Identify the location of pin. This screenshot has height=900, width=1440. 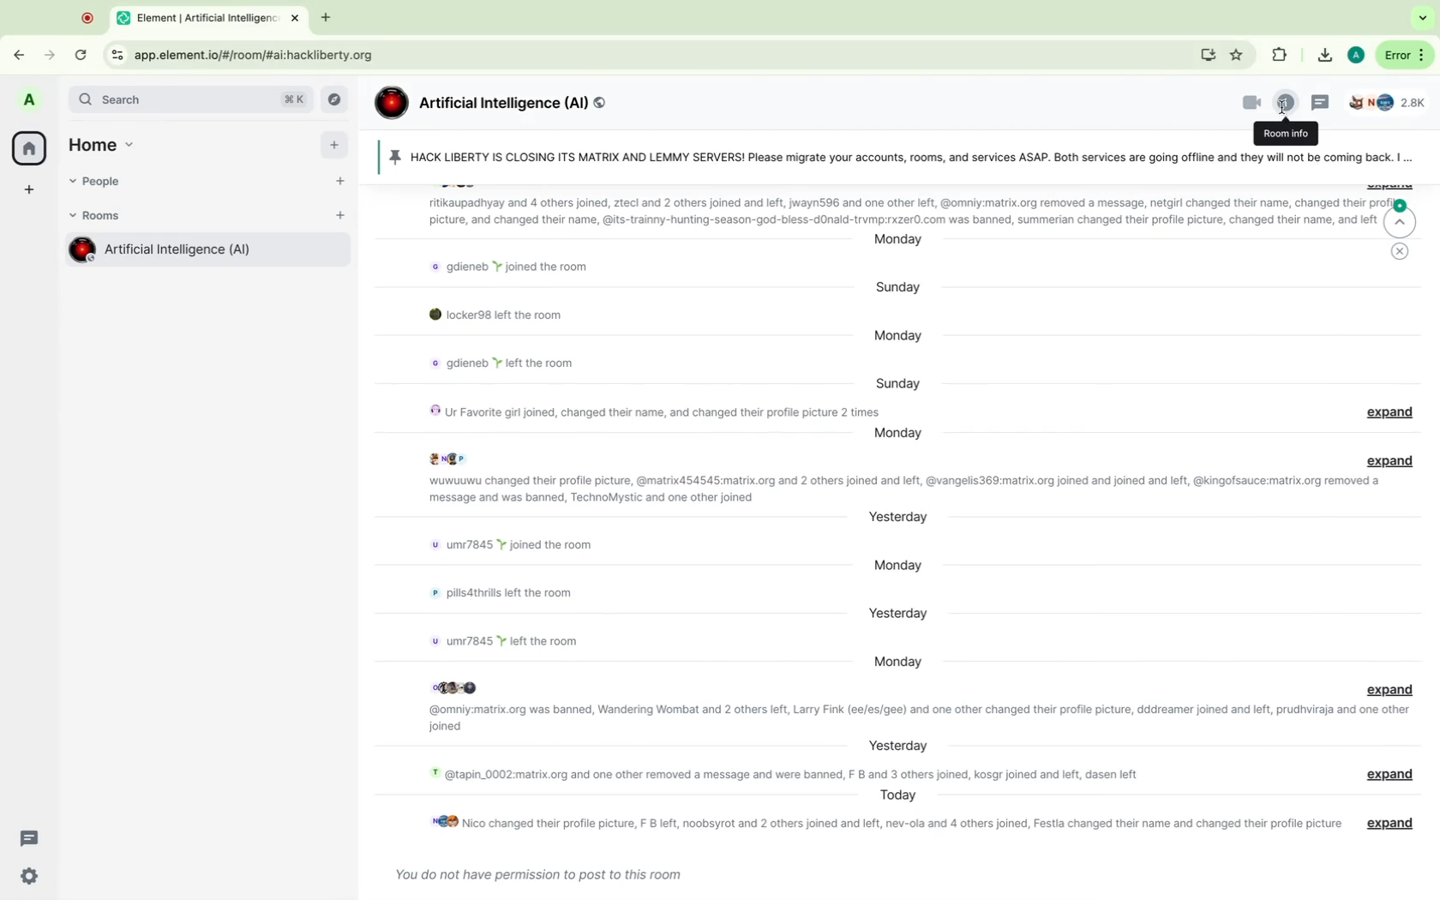
(893, 159).